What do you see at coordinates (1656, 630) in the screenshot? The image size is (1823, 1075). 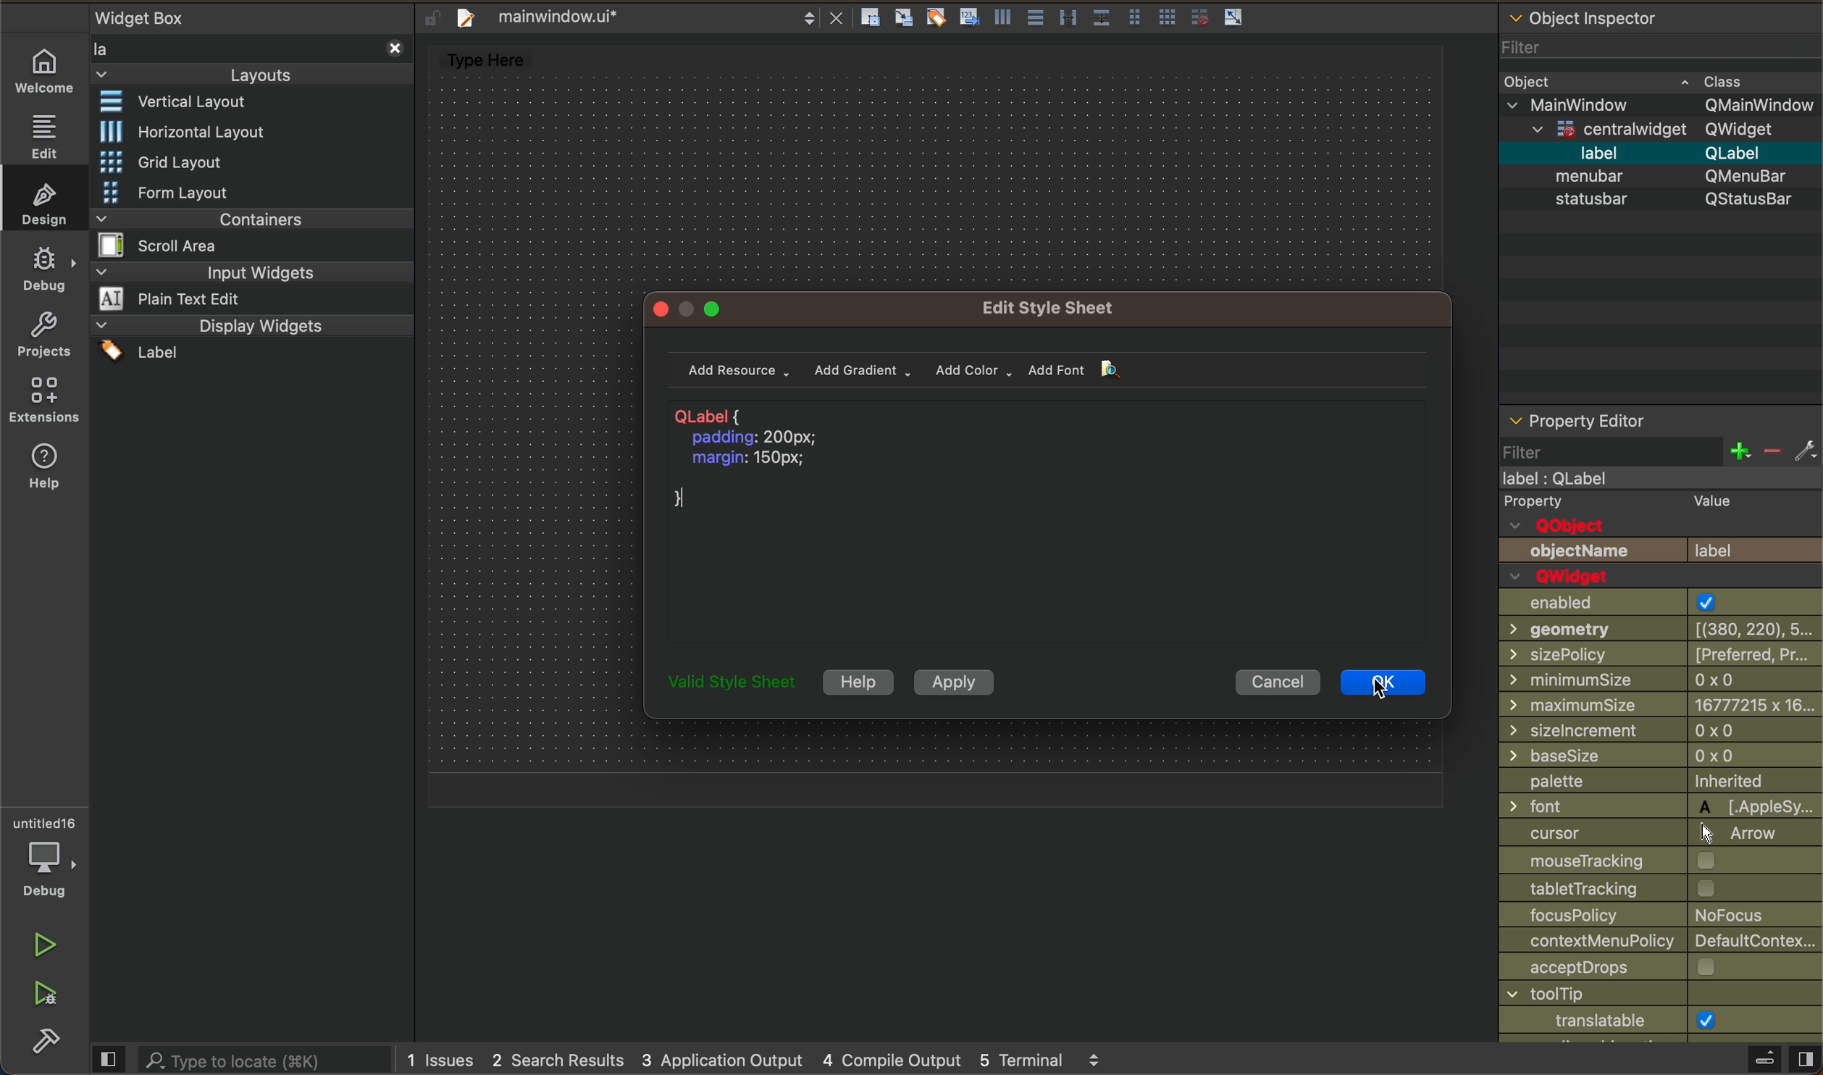 I see `geometry` at bounding box center [1656, 630].